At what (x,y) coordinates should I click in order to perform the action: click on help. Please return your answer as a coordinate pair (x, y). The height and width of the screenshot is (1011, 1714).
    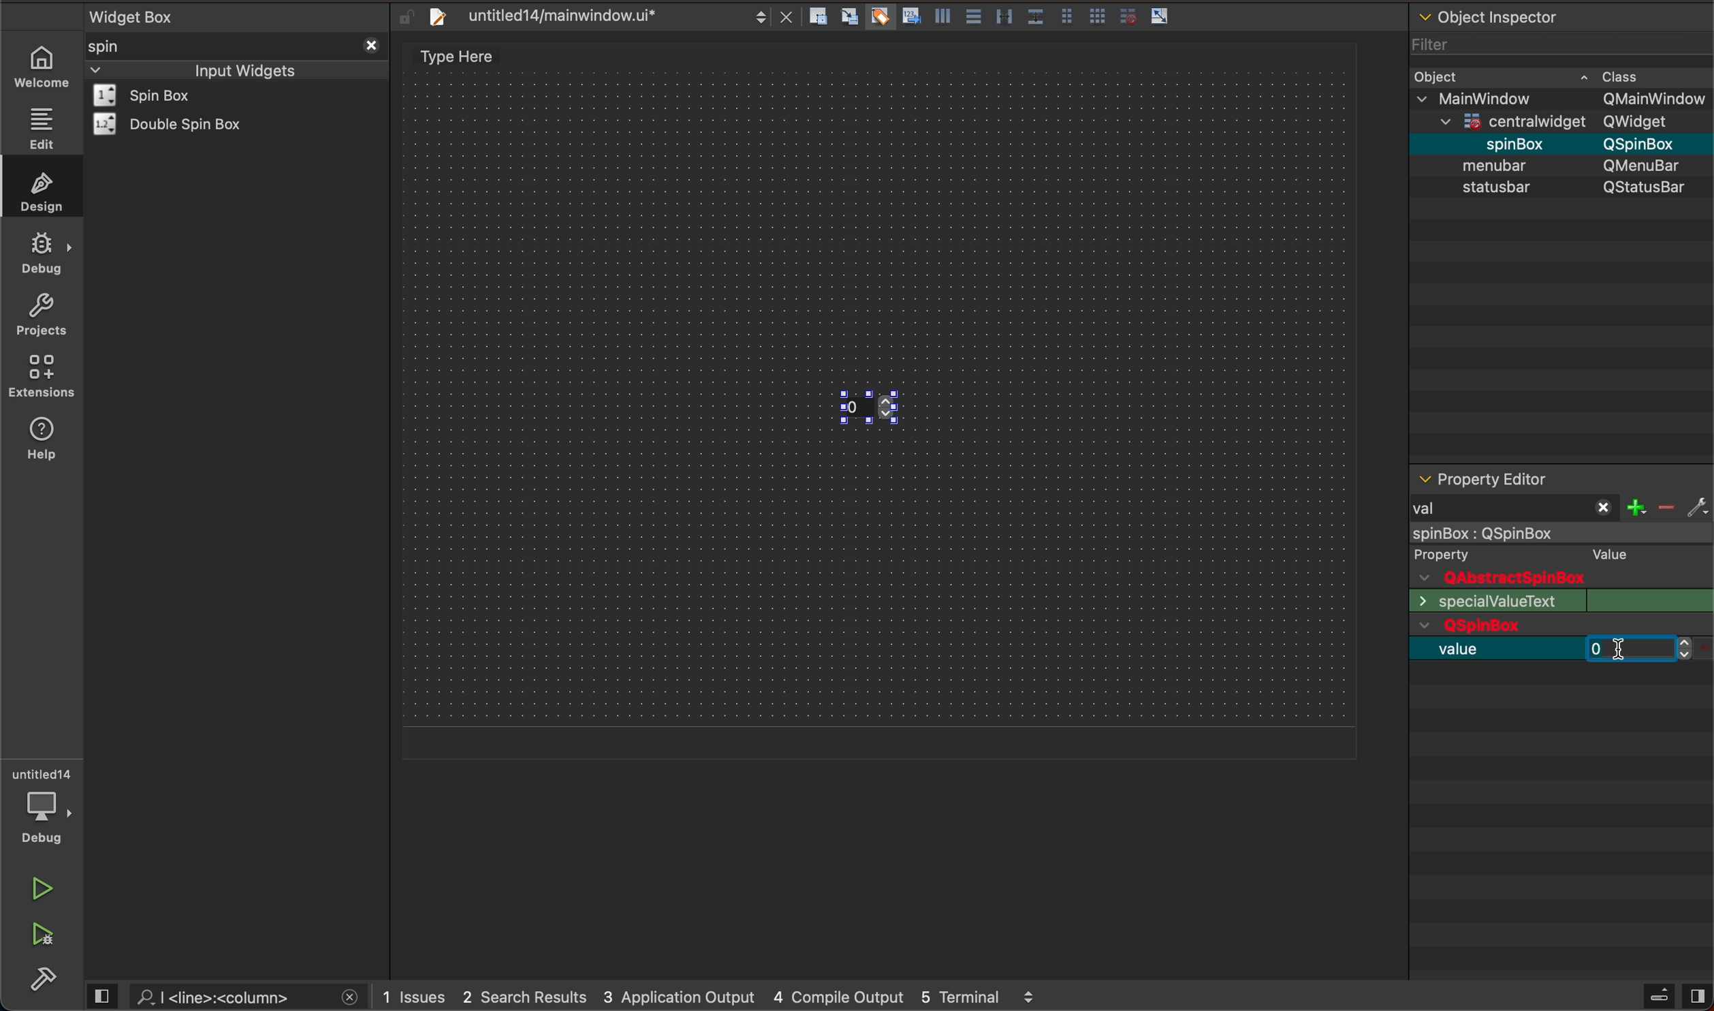
    Looking at the image, I should click on (48, 446).